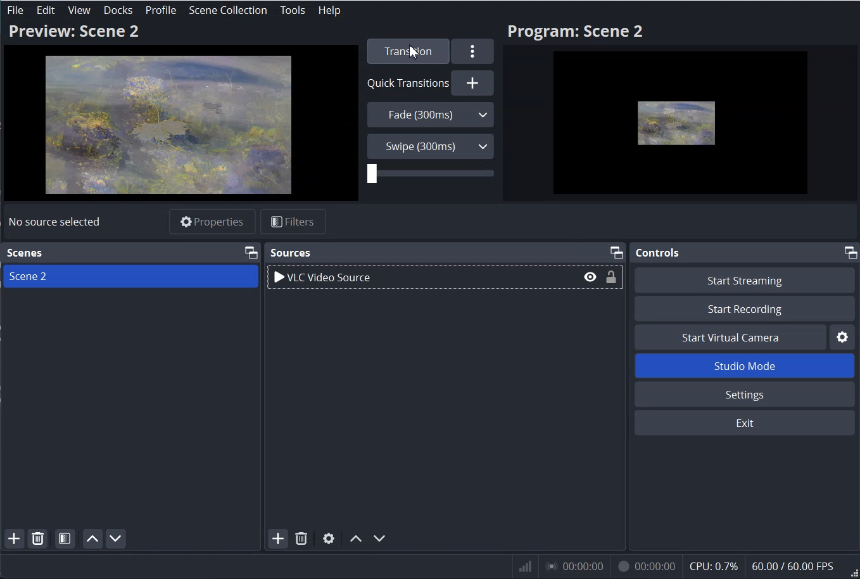 This screenshot has width=860, height=579. What do you see at coordinates (431, 175) in the screenshot?
I see `Time Adjuster handle` at bounding box center [431, 175].